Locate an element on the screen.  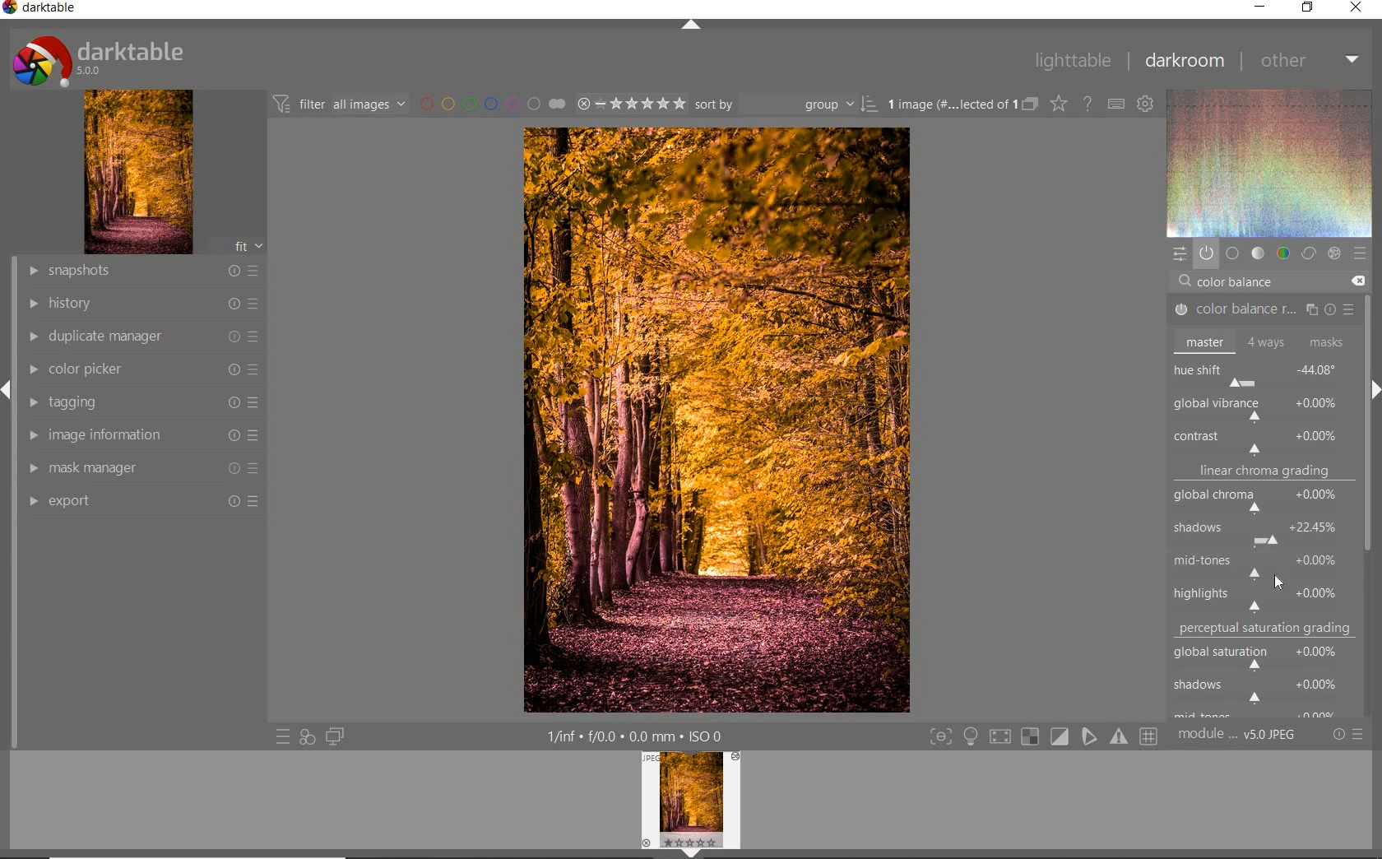
define keyboard shortcut is located at coordinates (1116, 104).